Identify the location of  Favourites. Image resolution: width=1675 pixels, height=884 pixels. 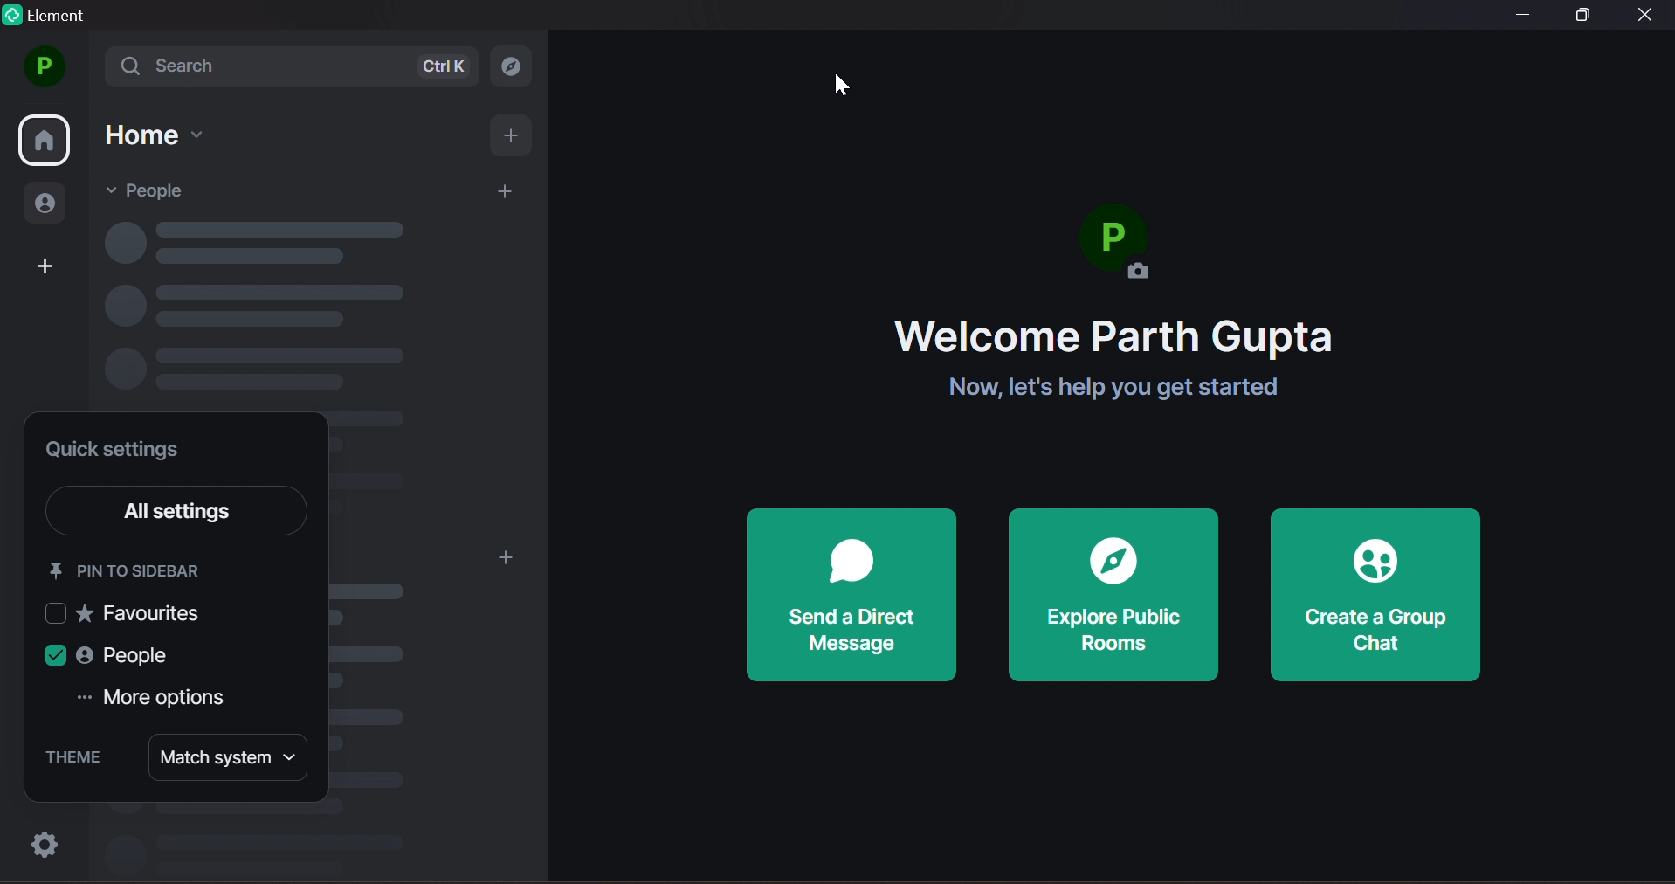
(128, 613).